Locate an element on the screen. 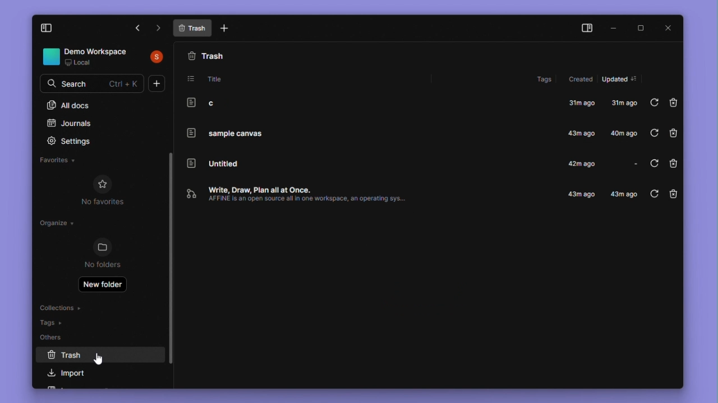 The image size is (718, 403). Tags is located at coordinates (55, 322).